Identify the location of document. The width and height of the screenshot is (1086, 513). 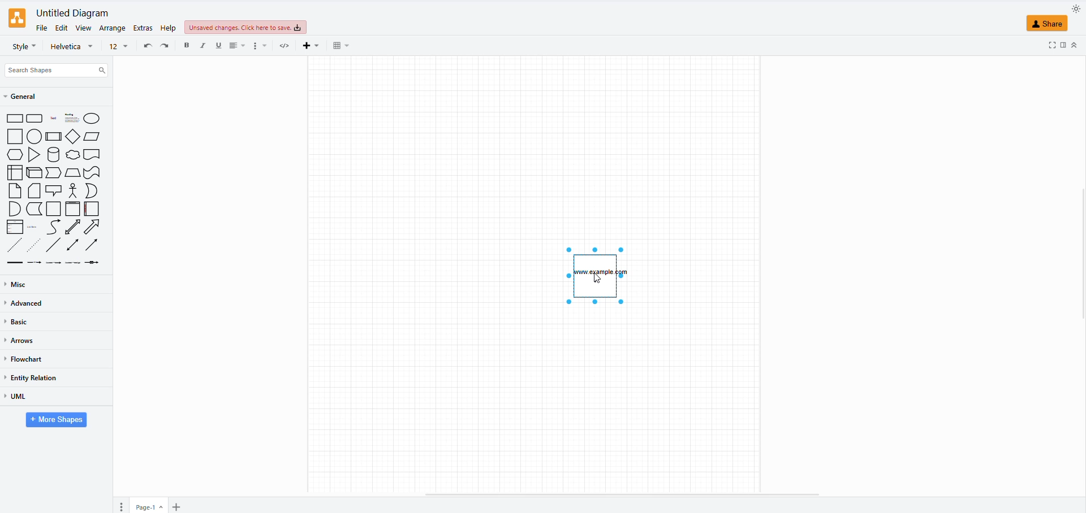
(93, 155).